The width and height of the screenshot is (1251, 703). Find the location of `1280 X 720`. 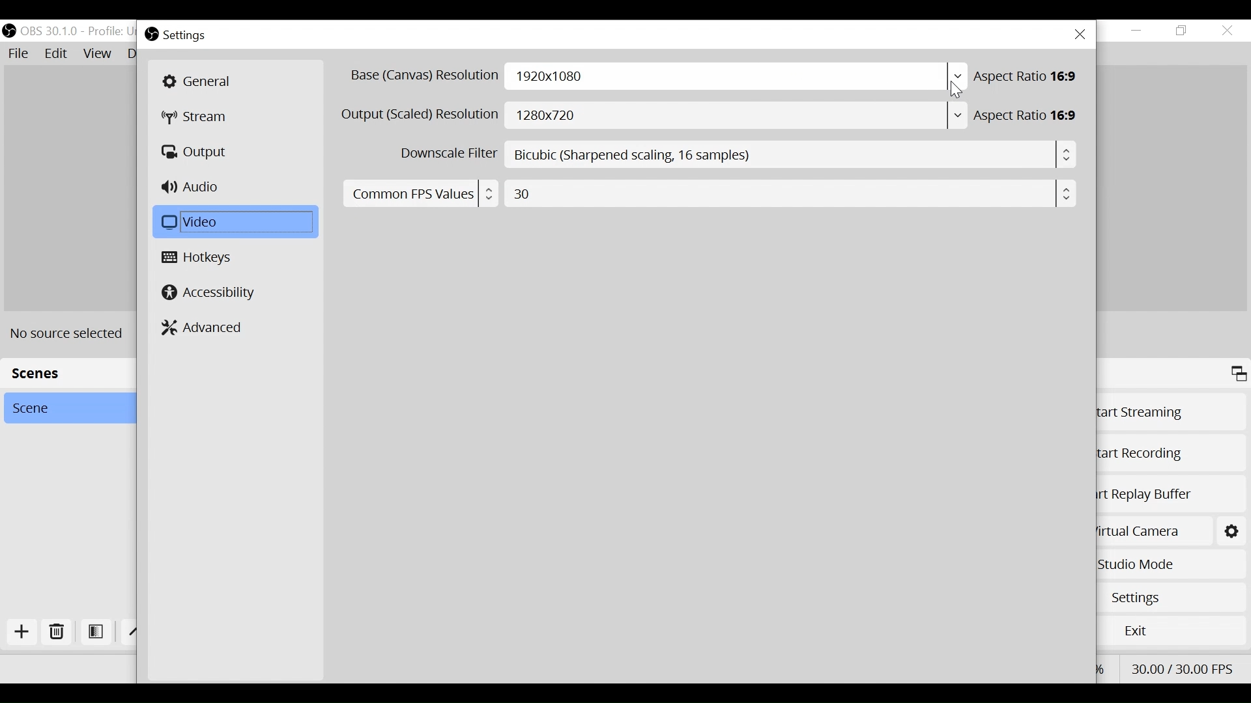

1280 X 720 is located at coordinates (738, 116).